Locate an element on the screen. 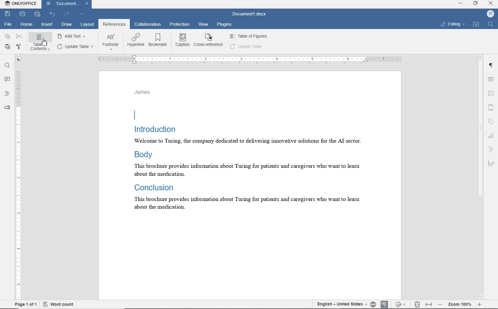 The height and width of the screenshot is (309, 498). collaboration is located at coordinates (147, 24).